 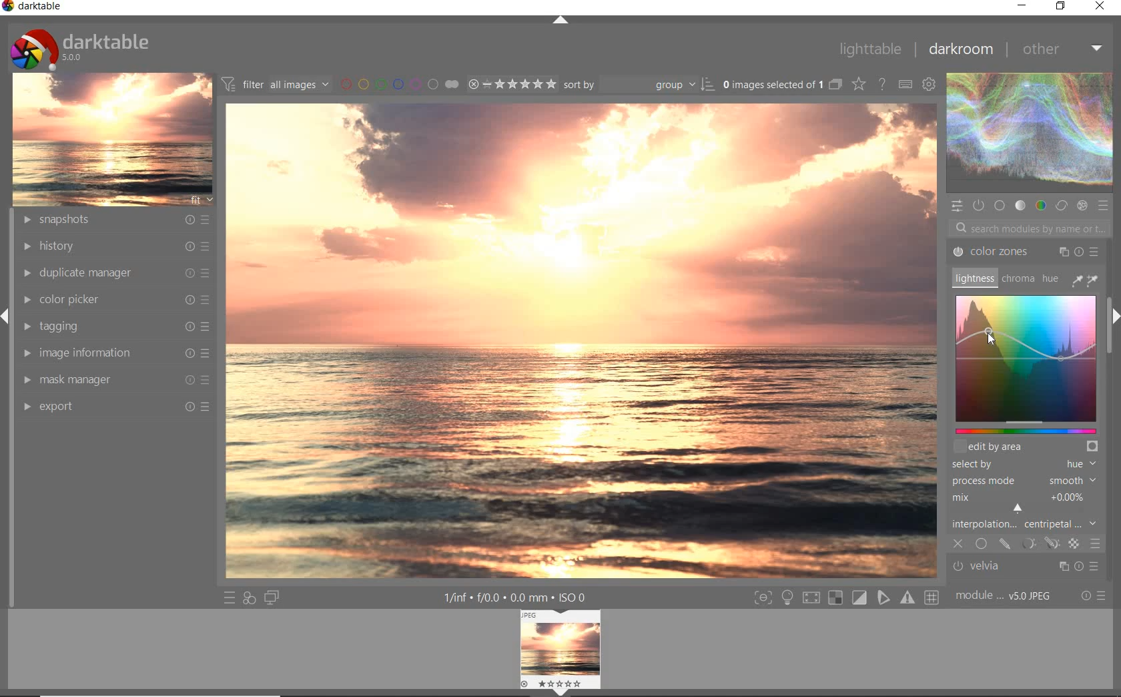 What do you see at coordinates (964, 50) in the screenshot?
I see `darkroom` at bounding box center [964, 50].